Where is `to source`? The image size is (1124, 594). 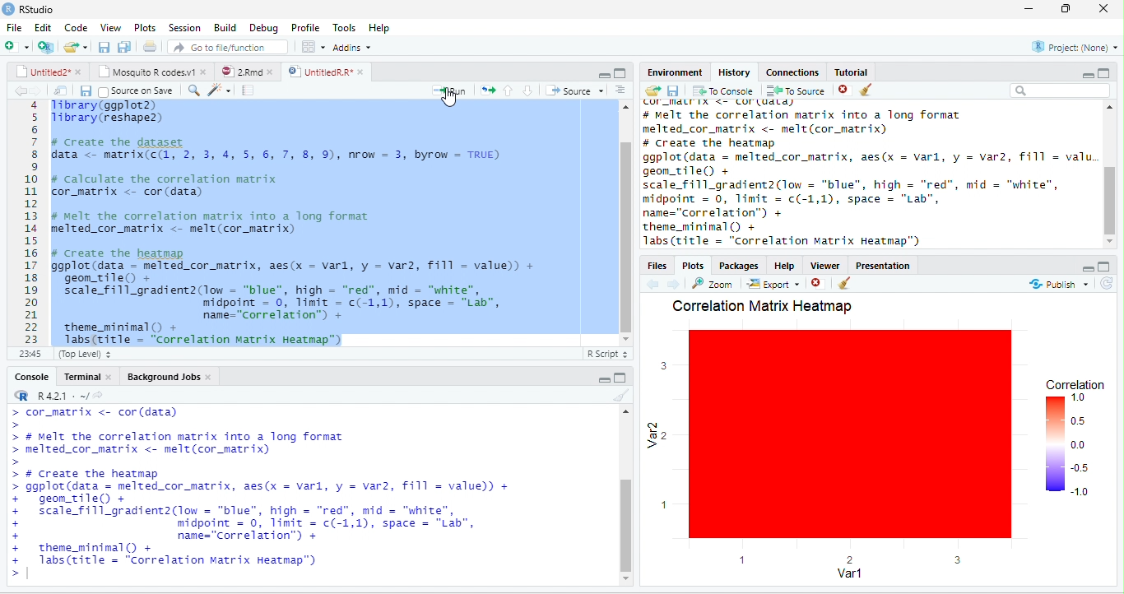 to source is located at coordinates (794, 91).